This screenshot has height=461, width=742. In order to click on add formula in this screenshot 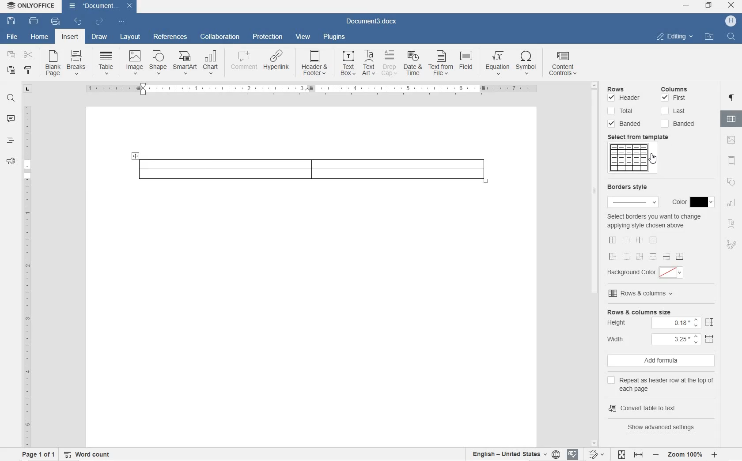, I will do `click(662, 361)`.